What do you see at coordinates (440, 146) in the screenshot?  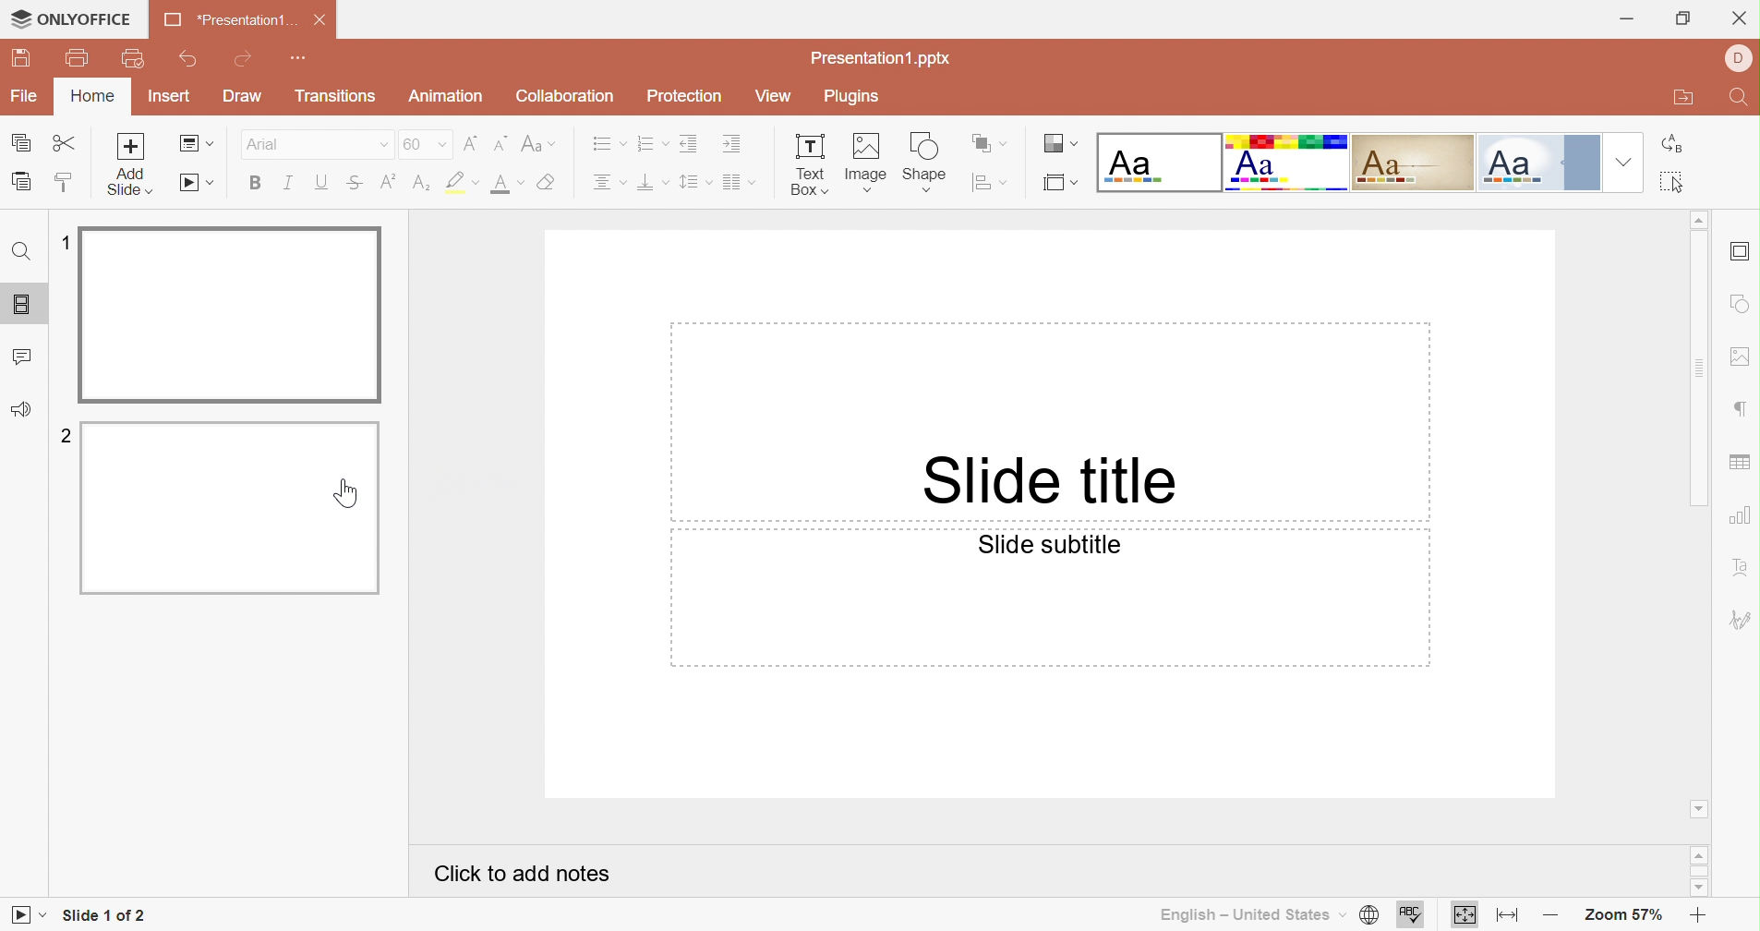 I see `Drop Down` at bounding box center [440, 146].